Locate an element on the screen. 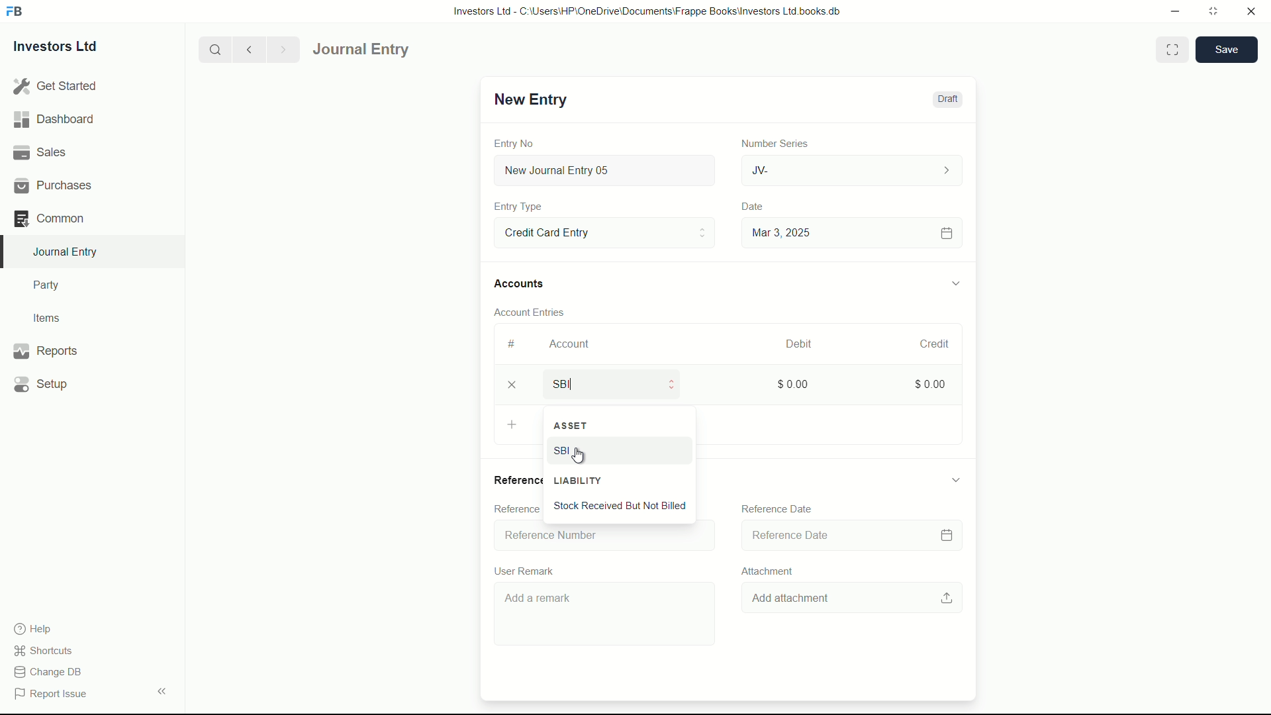 The width and height of the screenshot is (1271, 715). References is located at coordinates (516, 479).